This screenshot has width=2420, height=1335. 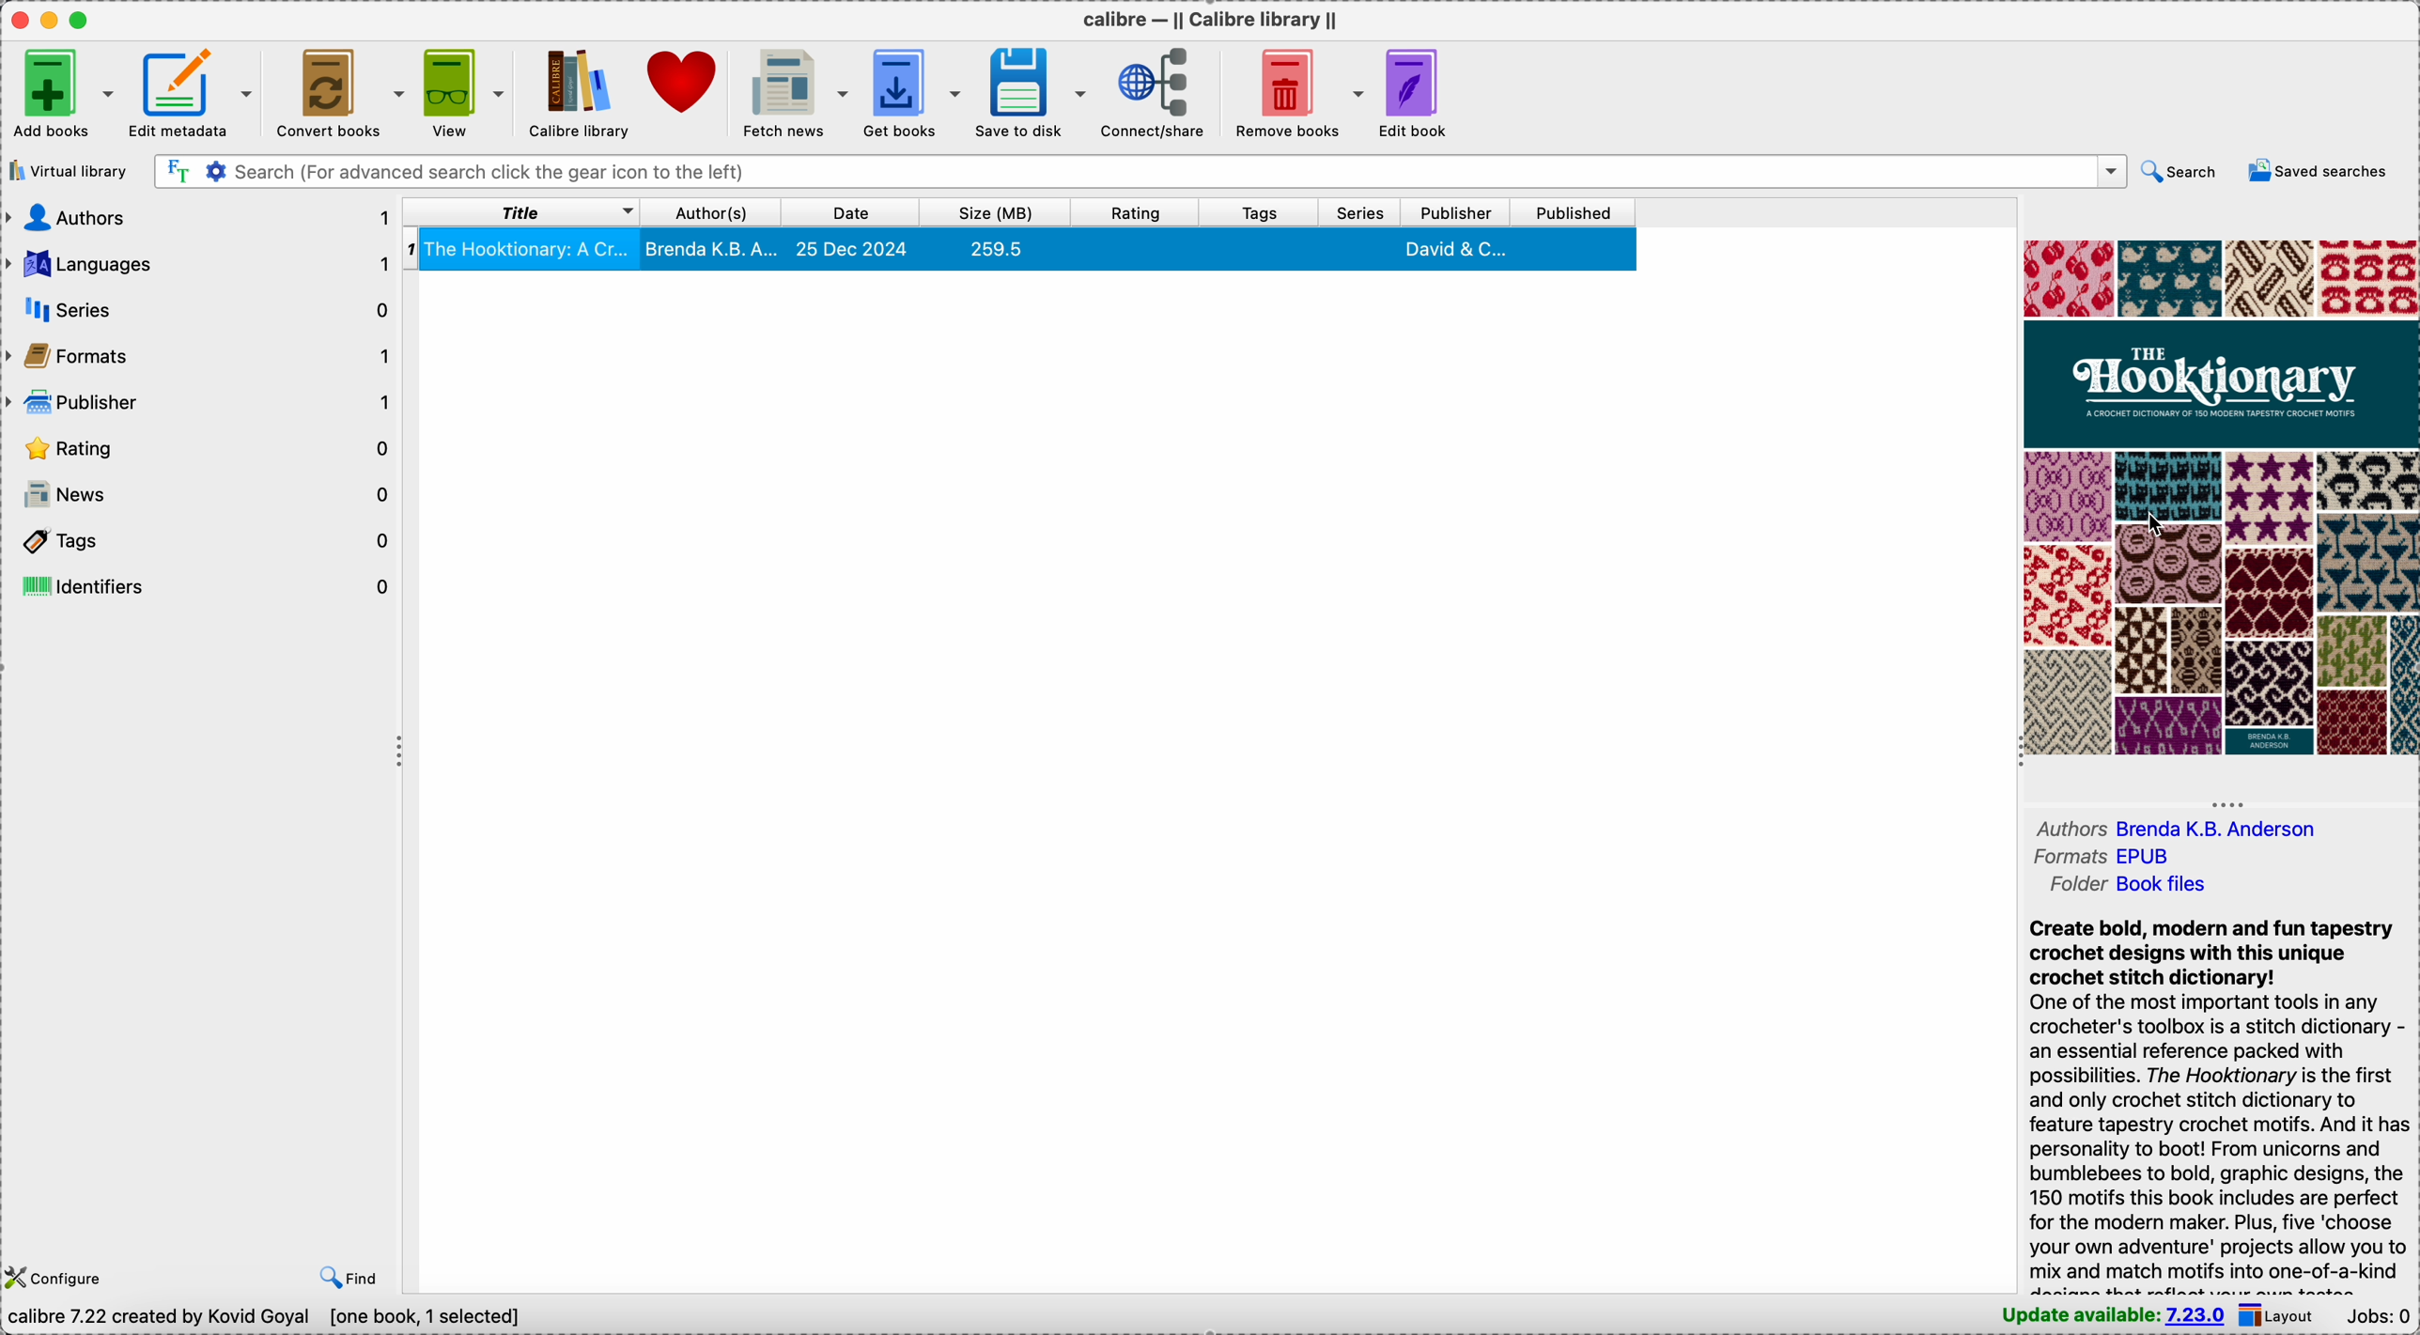 What do you see at coordinates (84, 20) in the screenshot?
I see `maximize` at bounding box center [84, 20].